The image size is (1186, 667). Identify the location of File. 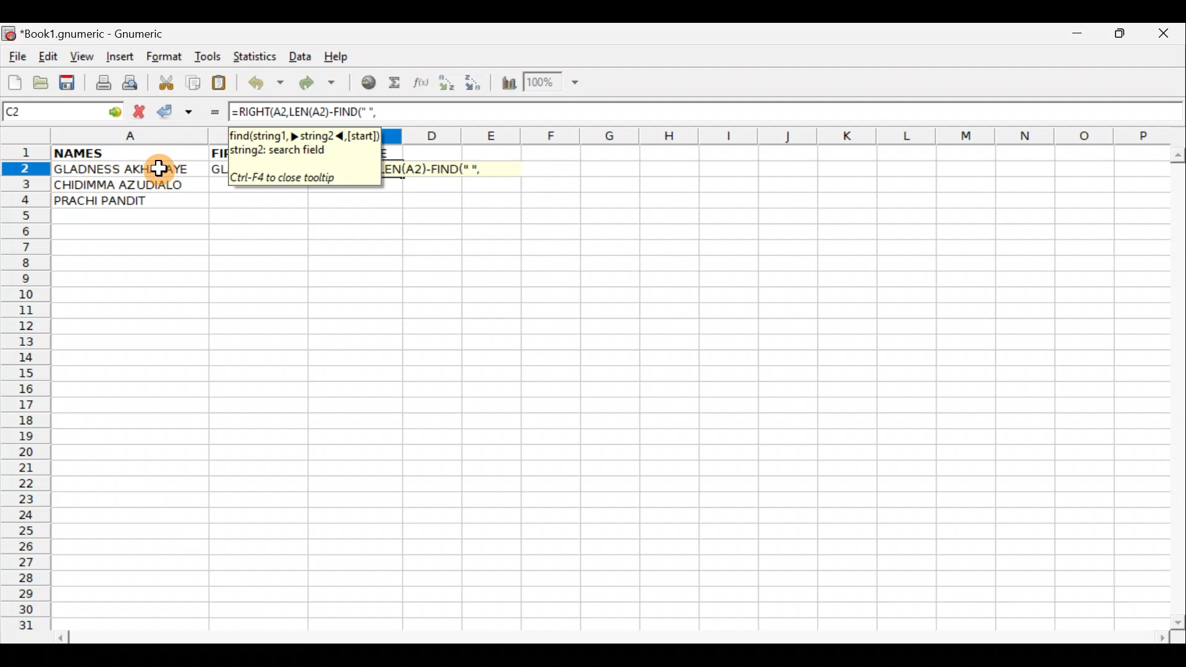
(16, 57).